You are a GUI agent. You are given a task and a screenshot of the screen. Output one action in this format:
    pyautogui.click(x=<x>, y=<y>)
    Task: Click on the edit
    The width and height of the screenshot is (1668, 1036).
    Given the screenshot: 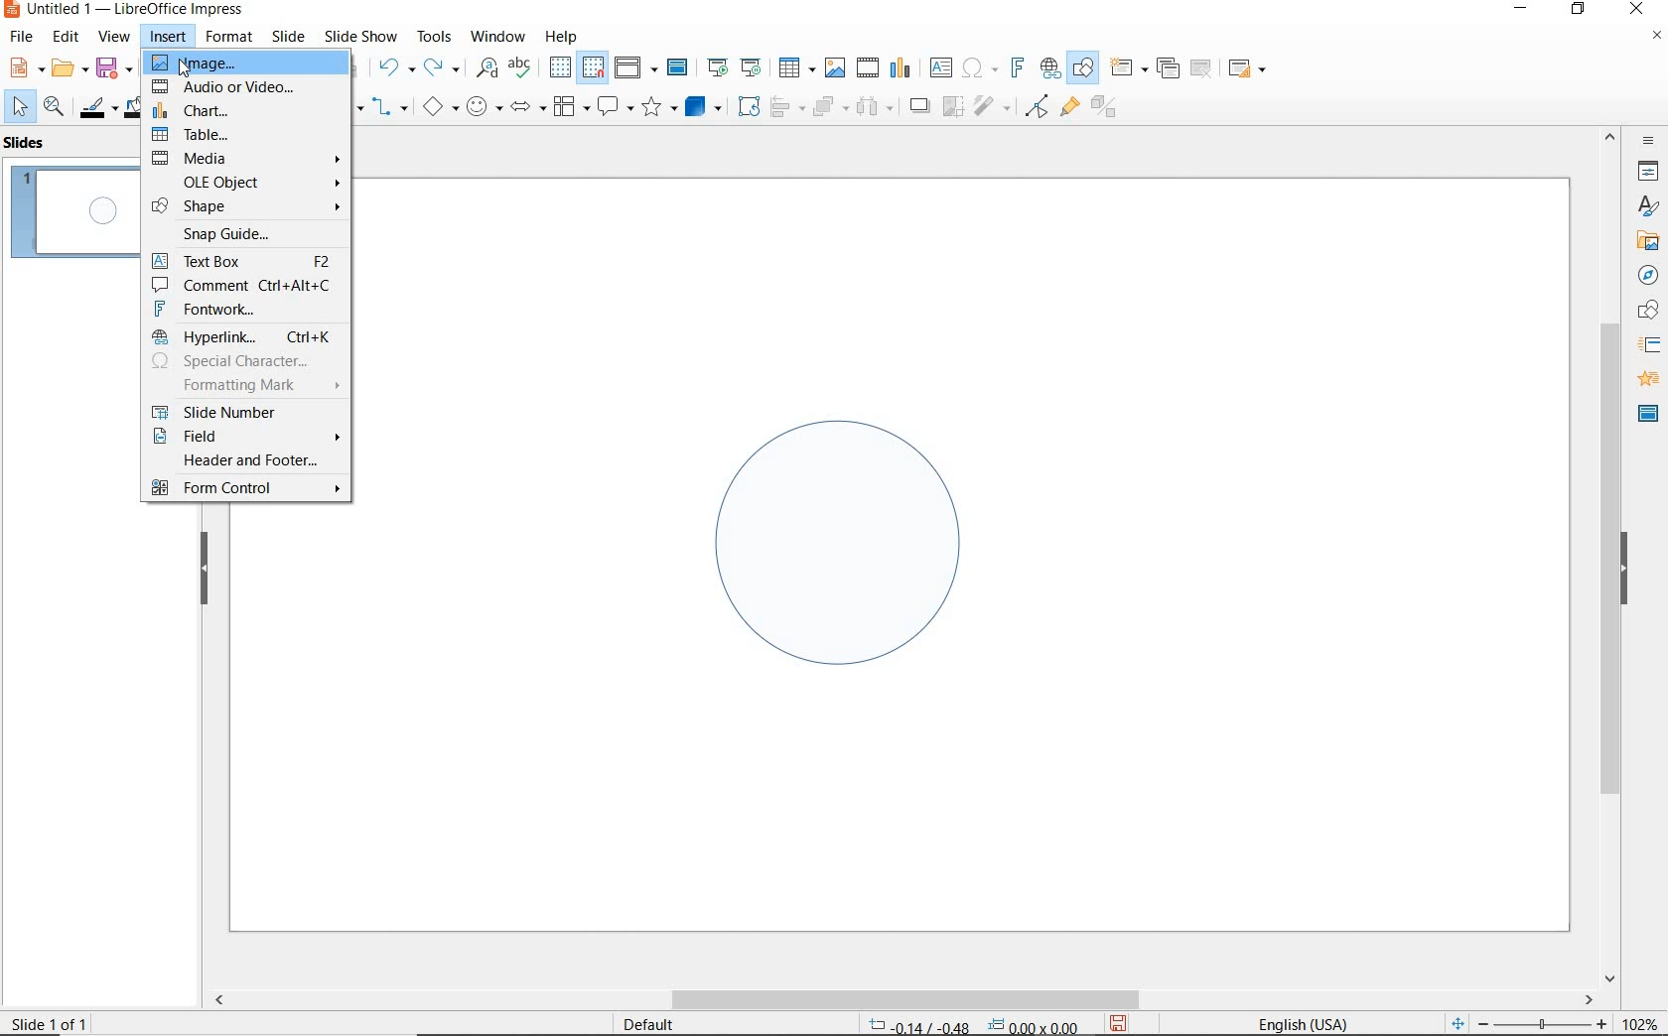 What is the action you would take?
    pyautogui.click(x=67, y=37)
    